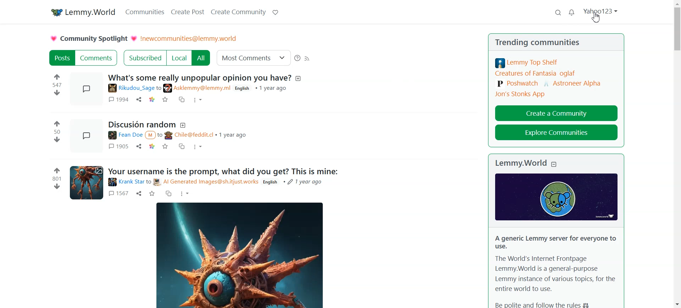 This screenshot has width=681, height=308. I want to click on asklemmy@lemmy.ml, so click(198, 88).